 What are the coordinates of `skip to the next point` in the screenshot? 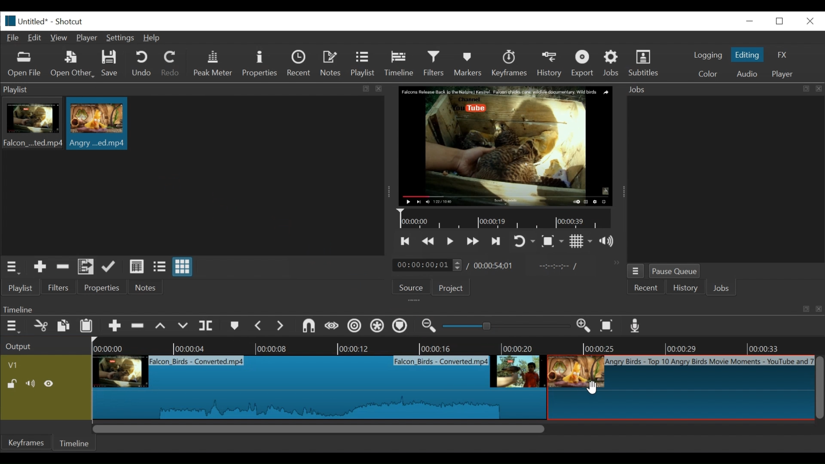 It's located at (497, 241).